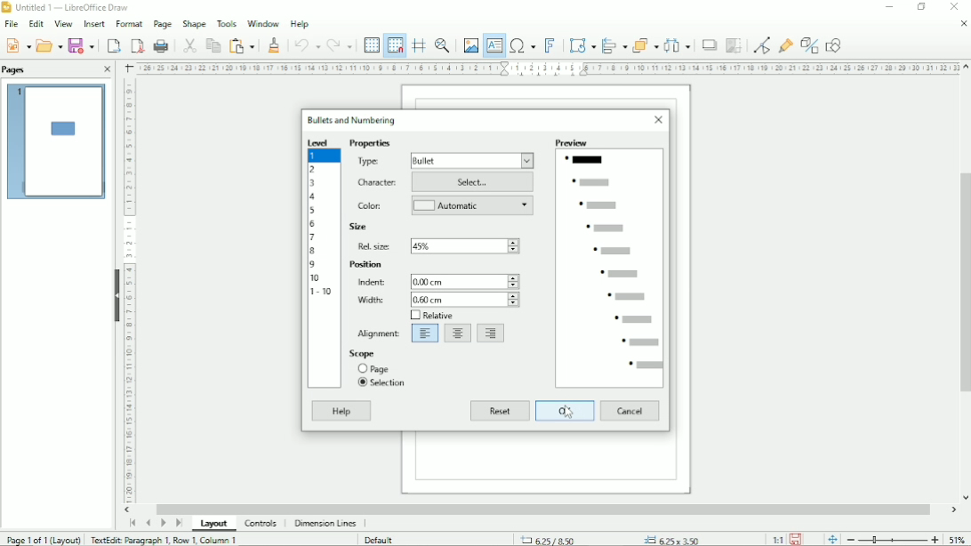  I want to click on Save, so click(18, 45).